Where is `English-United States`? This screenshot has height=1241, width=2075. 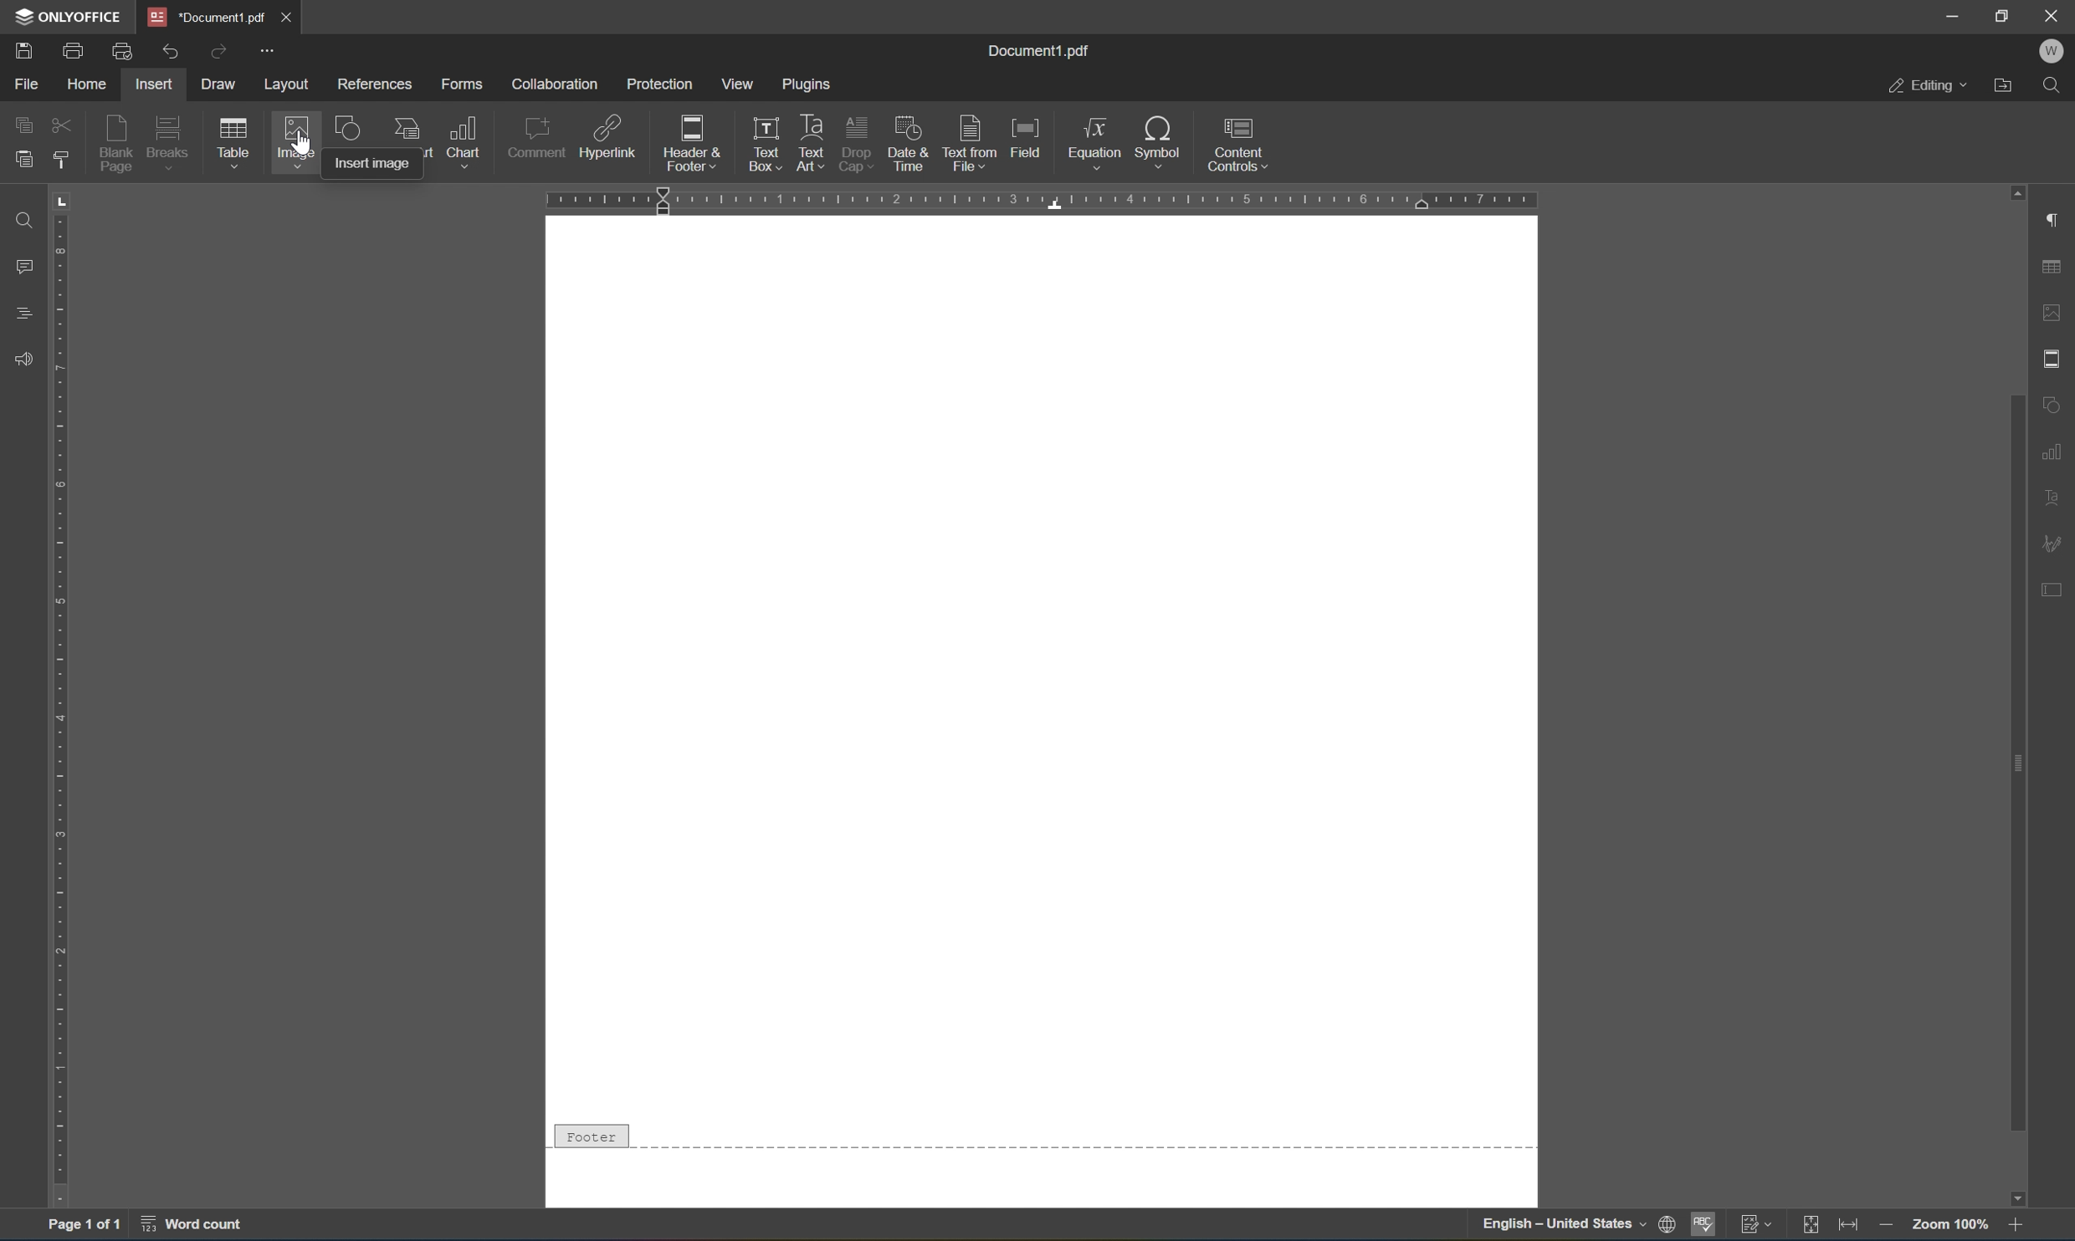 English-United States is located at coordinates (1575, 1226).